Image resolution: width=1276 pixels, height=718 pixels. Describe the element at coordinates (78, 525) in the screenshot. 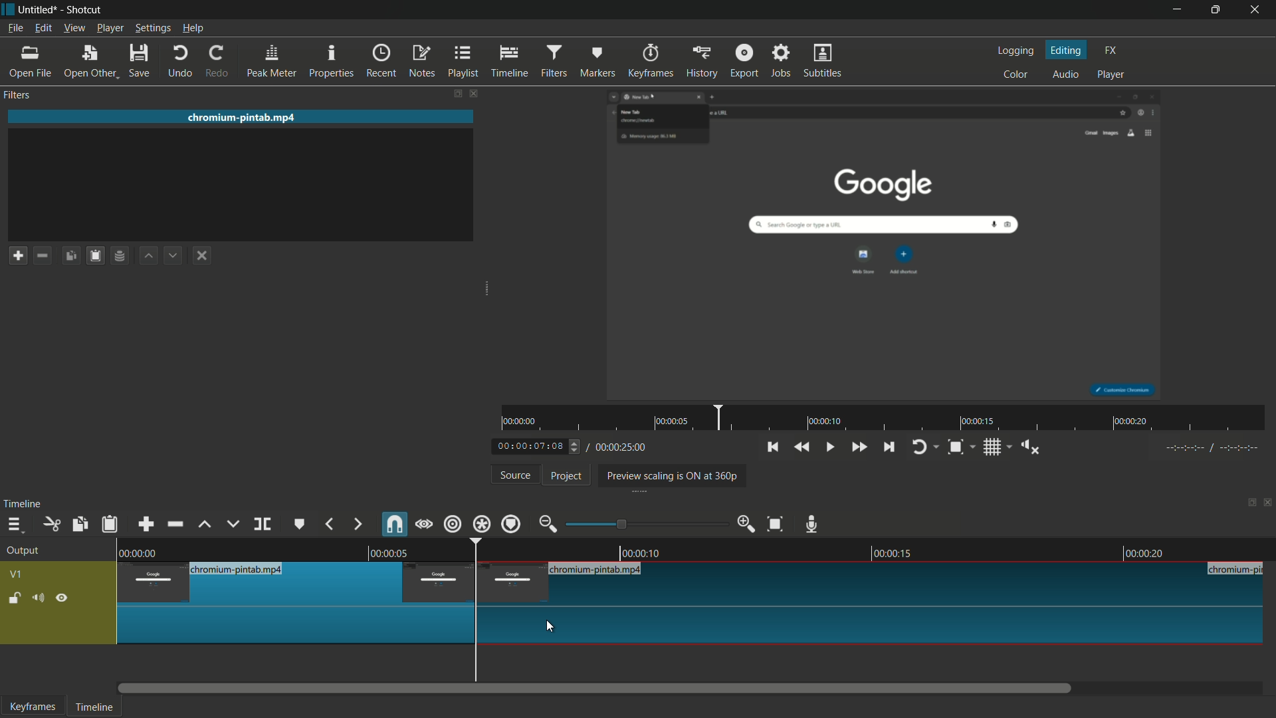

I see `copy checked filters` at that location.